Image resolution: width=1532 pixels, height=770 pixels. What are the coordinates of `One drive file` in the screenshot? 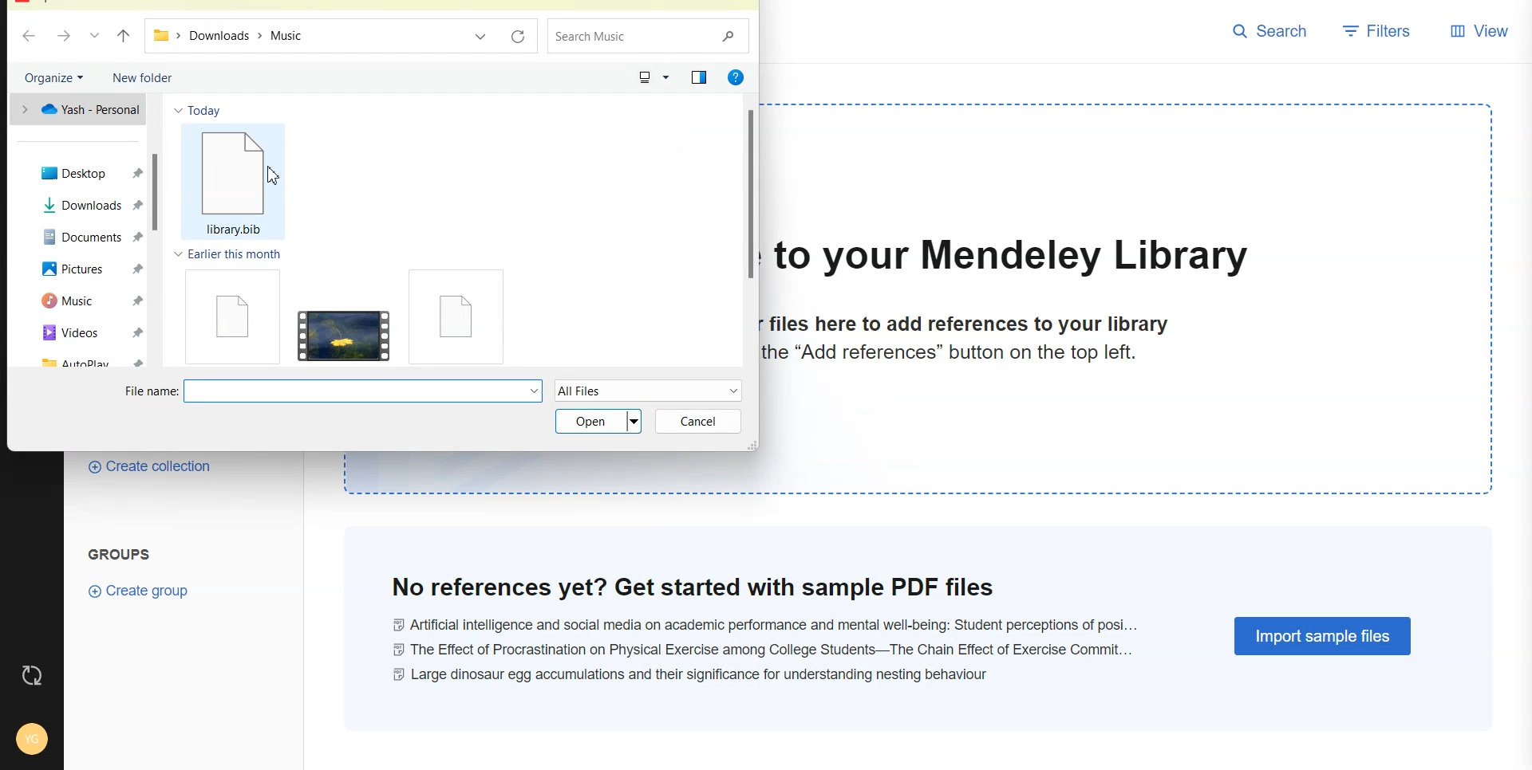 It's located at (73, 110).